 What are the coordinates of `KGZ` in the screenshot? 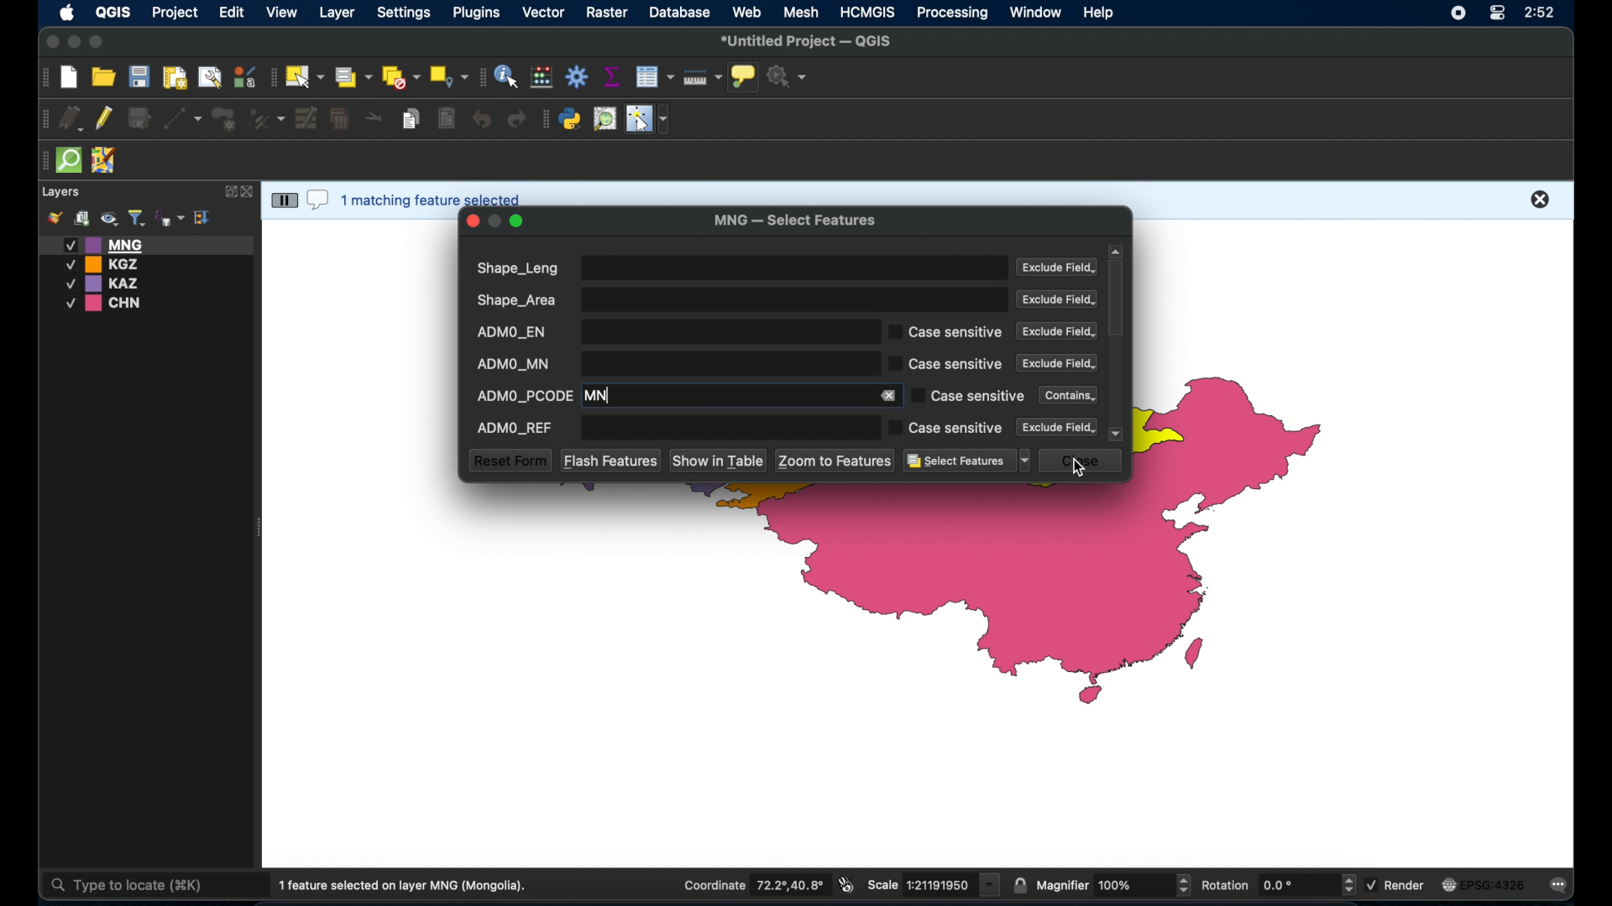 It's located at (106, 264).